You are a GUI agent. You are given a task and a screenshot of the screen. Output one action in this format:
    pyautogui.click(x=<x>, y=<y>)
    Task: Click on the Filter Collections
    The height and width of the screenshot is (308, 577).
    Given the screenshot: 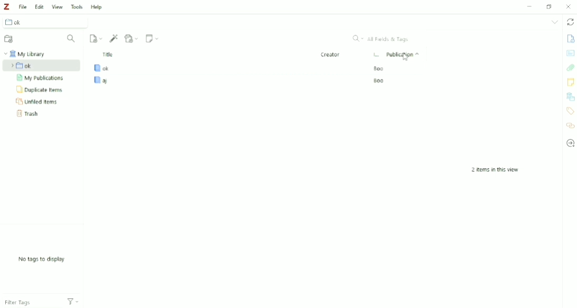 What is the action you would take?
    pyautogui.click(x=72, y=39)
    